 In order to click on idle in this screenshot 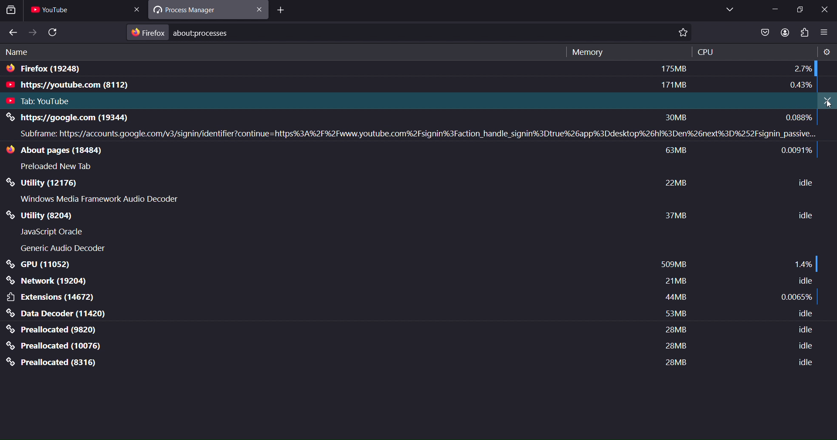, I will do `click(806, 280)`.